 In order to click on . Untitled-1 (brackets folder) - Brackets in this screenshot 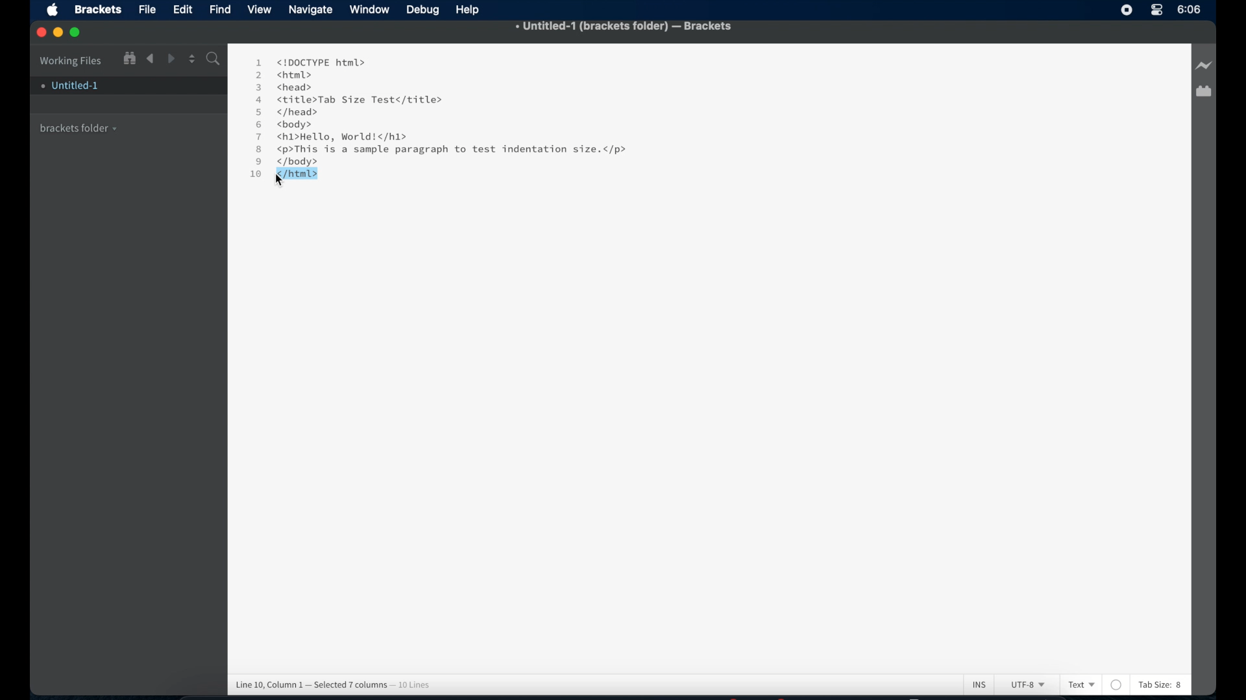, I will do `click(624, 27)`.